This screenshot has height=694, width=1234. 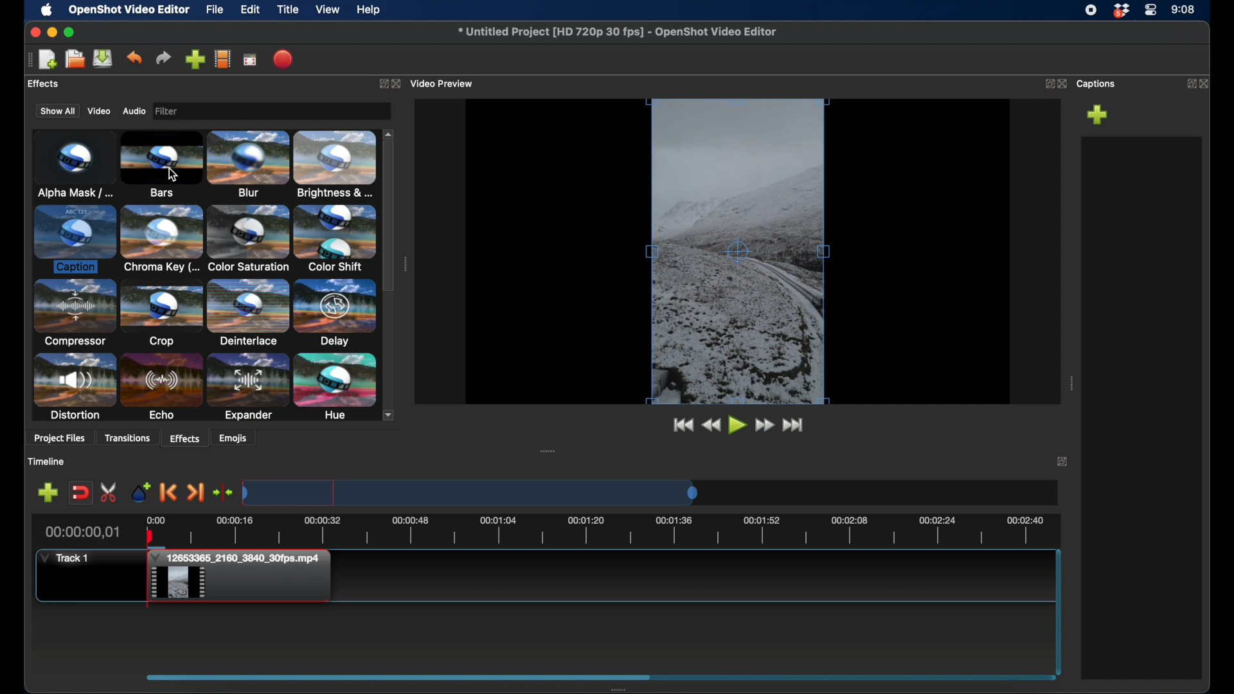 What do you see at coordinates (75, 314) in the screenshot?
I see `compressor` at bounding box center [75, 314].